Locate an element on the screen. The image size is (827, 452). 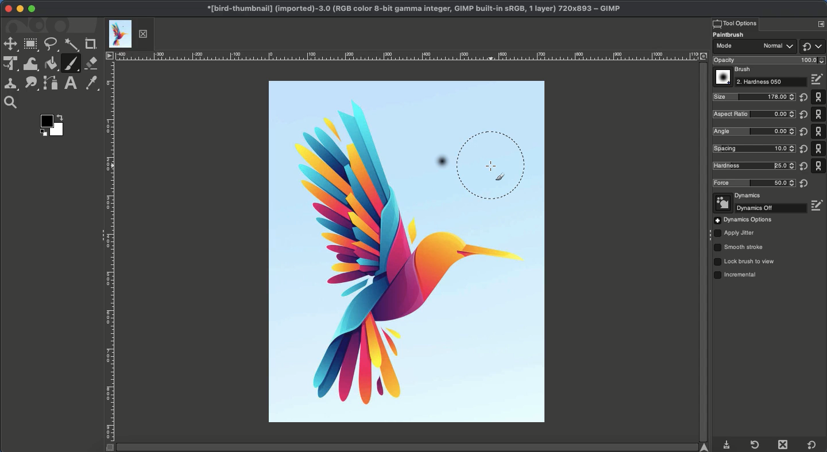
Close is located at coordinates (785, 445).